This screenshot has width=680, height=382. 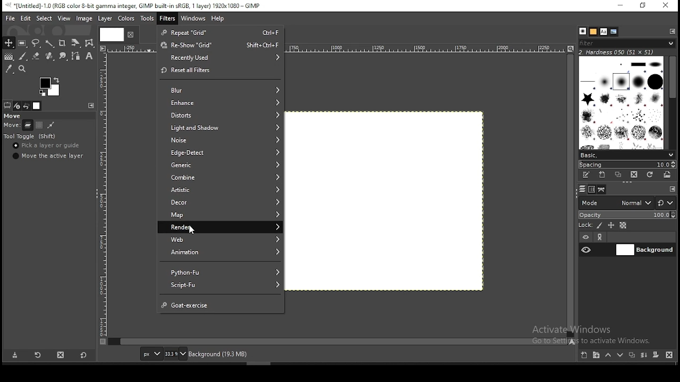 I want to click on file, so click(x=10, y=18).